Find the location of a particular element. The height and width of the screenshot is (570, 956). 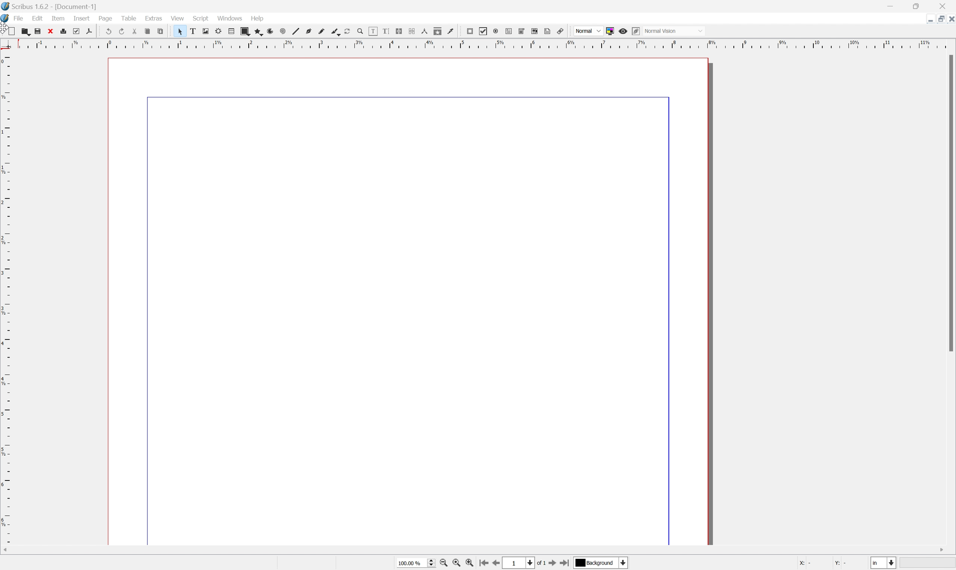

go to last page is located at coordinates (565, 564).